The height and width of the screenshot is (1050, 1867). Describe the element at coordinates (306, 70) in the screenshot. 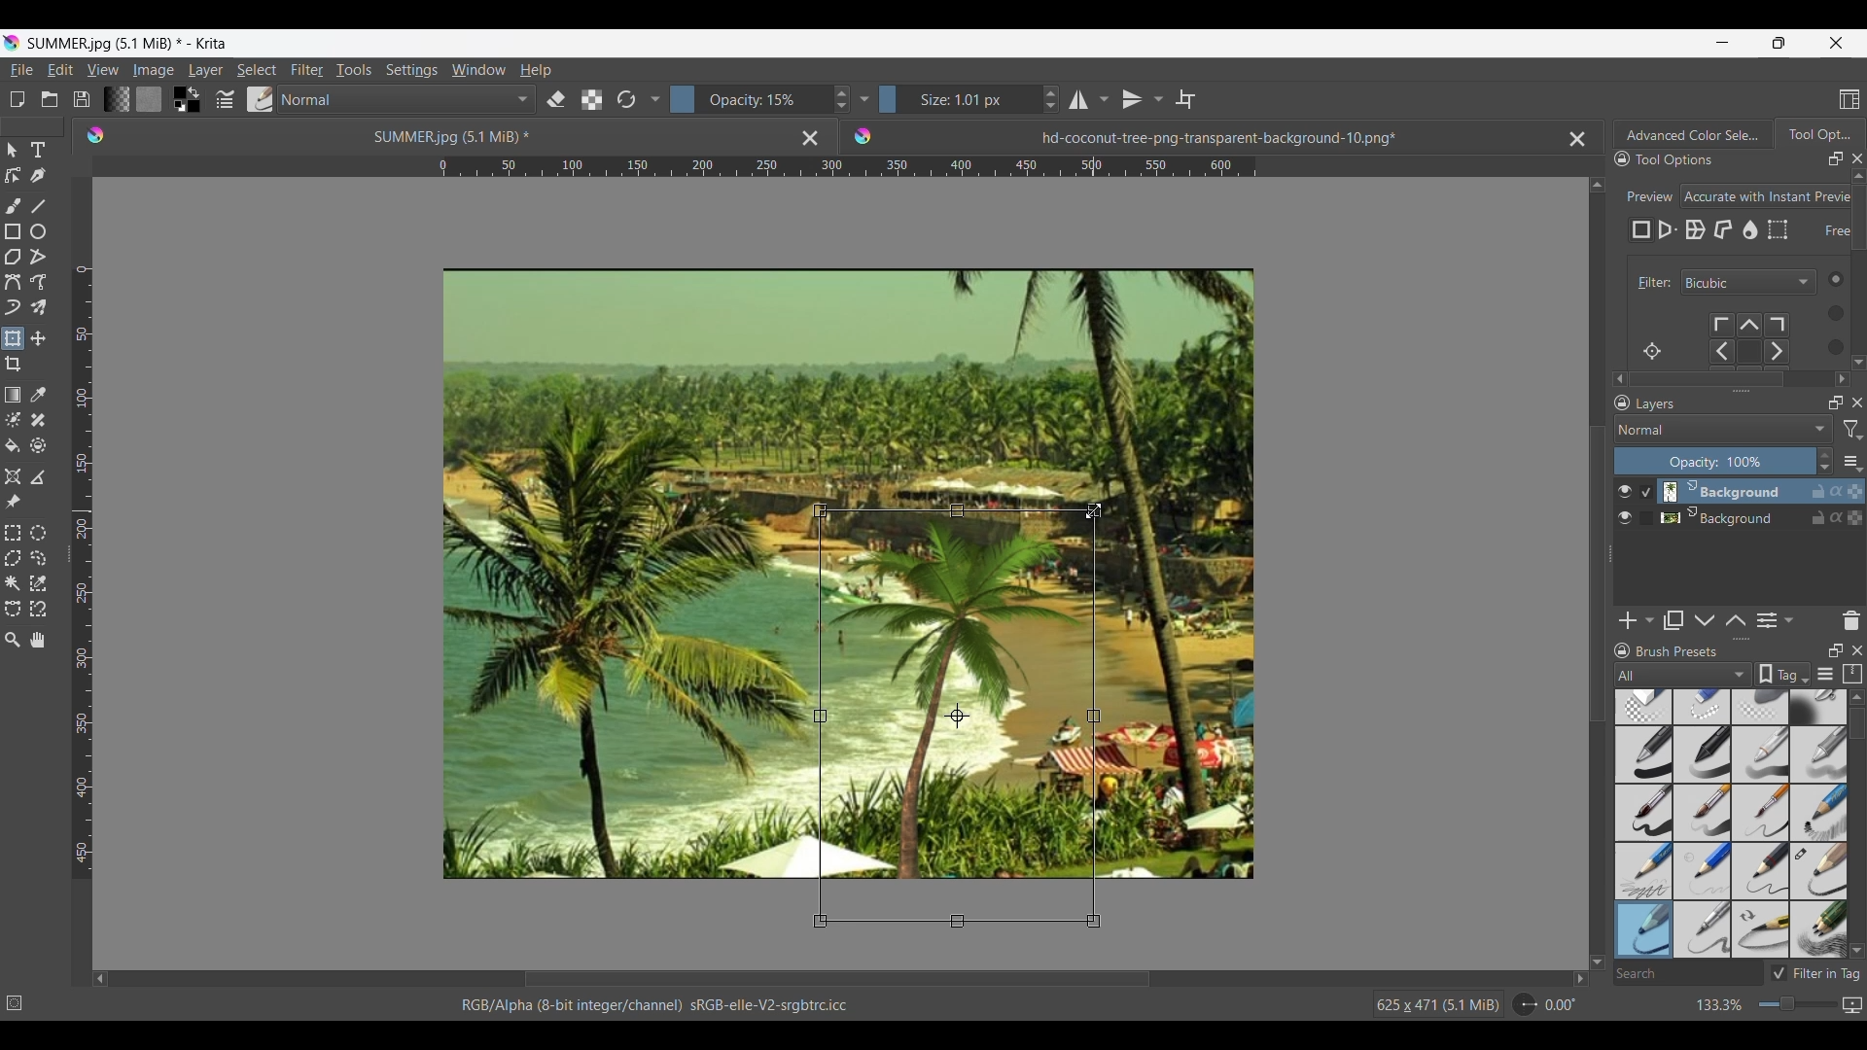

I see `Filter` at that location.